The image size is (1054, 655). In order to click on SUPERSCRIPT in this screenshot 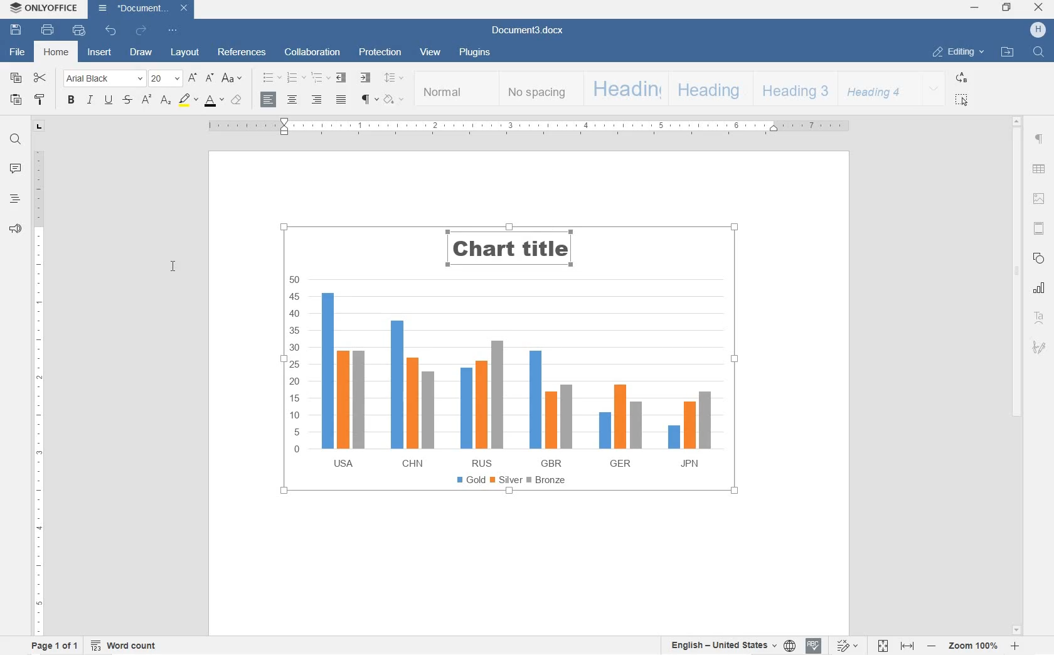, I will do `click(146, 101)`.